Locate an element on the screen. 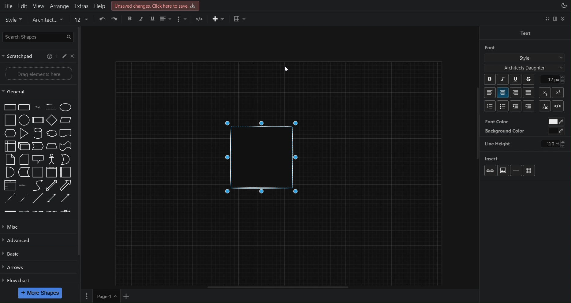 The width and height of the screenshot is (571, 303). Fill Color is located at coordinates (159, 19).